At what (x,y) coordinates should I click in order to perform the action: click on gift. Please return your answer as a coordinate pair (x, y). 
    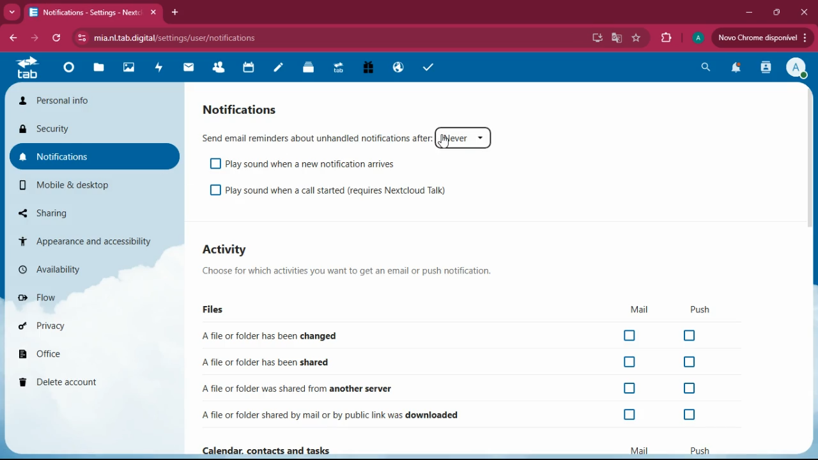
    Looking at the image, I should click on (369, 68).